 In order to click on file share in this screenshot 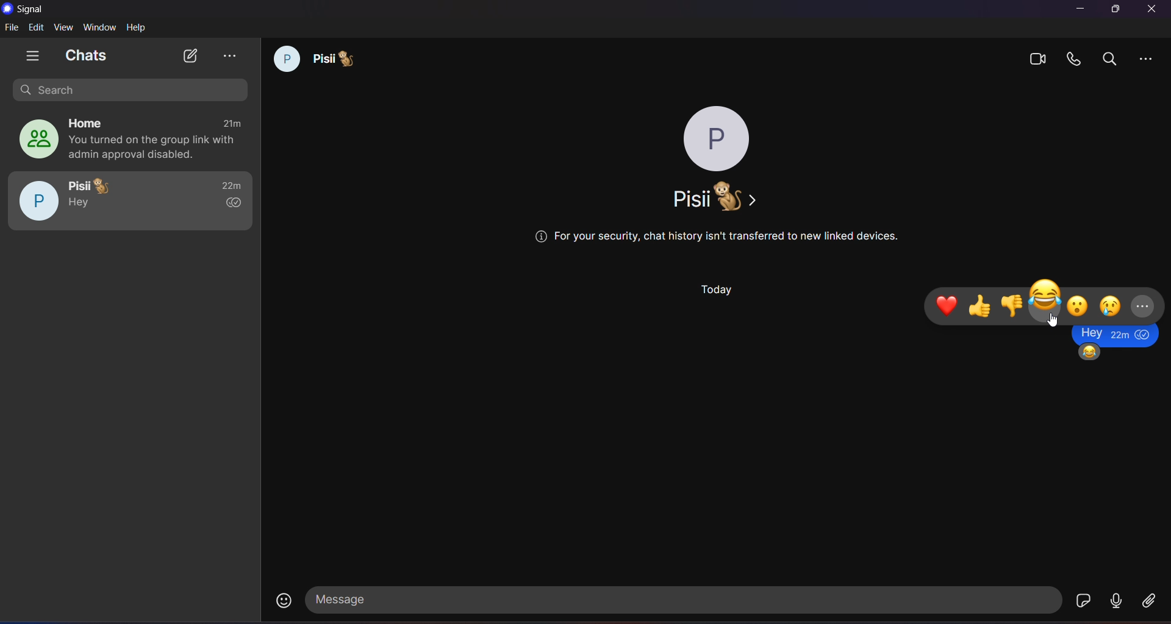, I will do `click(1150, 603)`.